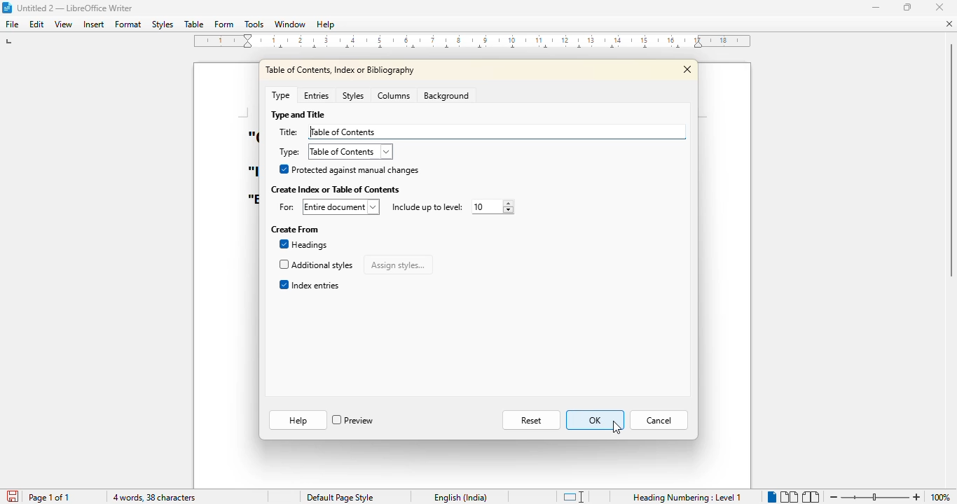 This screenshot has height=504, width=957. I want to click on create index of table of contents, so click(336, 190).